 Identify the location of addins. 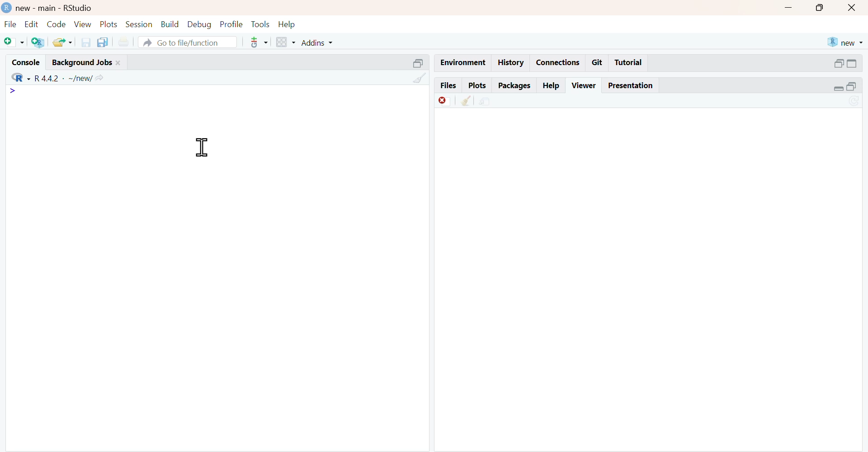
(317, 43).